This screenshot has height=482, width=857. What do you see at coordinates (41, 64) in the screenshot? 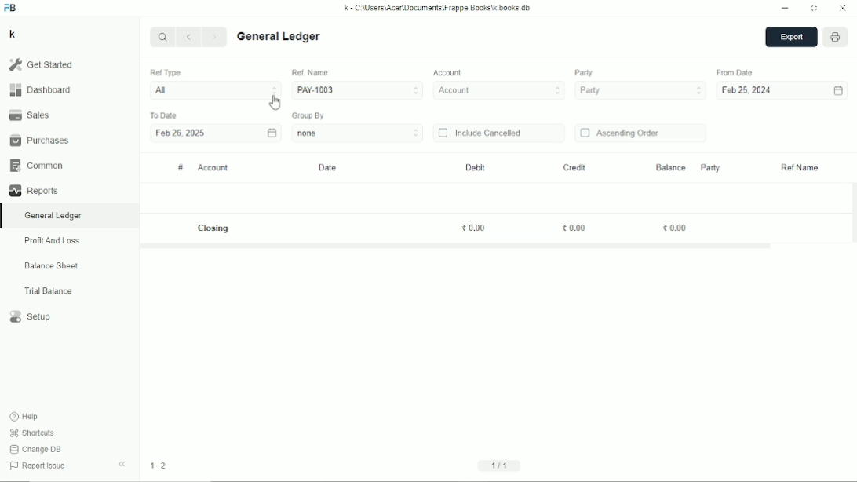
I see `Get started` at bounding box center [41, 64].